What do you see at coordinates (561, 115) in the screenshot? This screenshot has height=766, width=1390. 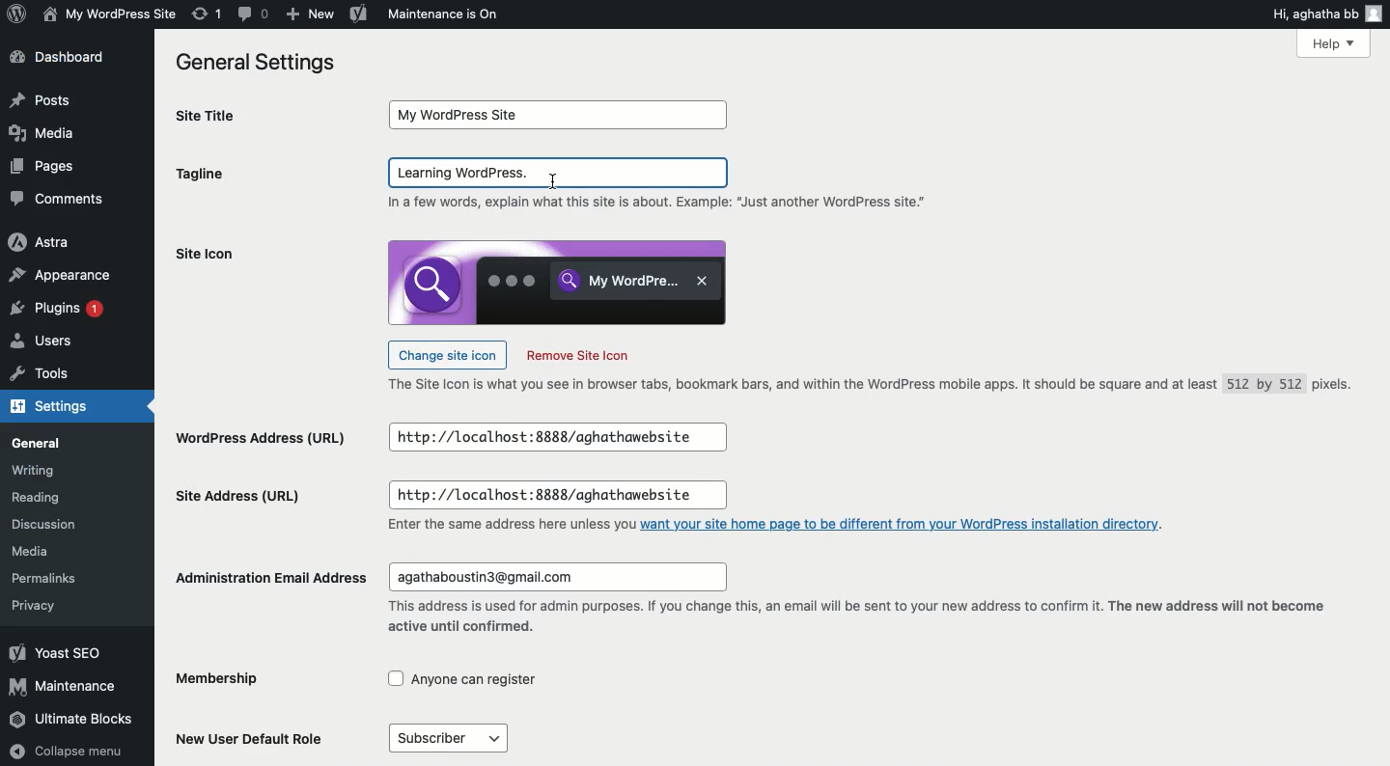 I see `input box` at bounding box center [561, 115].